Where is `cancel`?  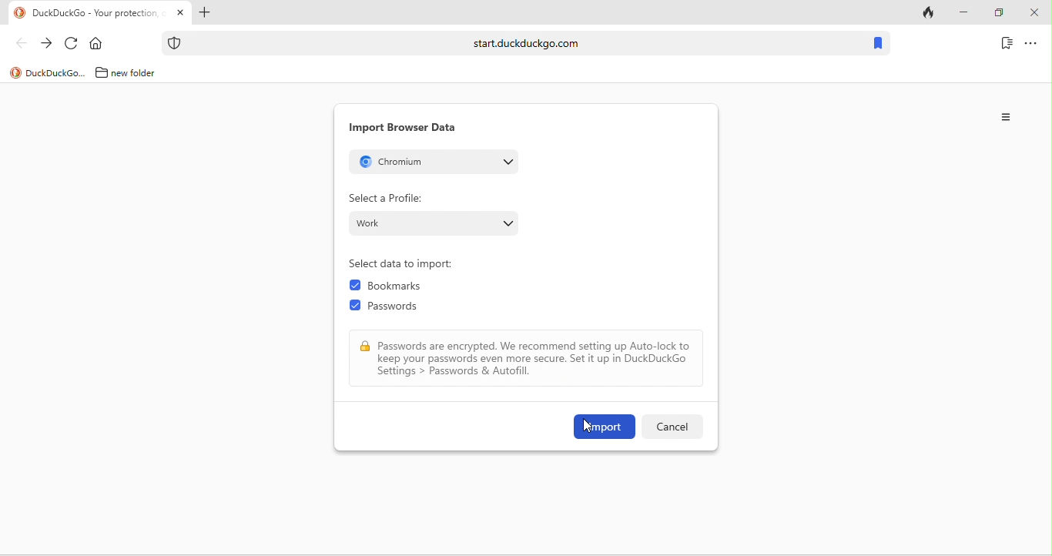
cancel is located at coordinates (671, 427).